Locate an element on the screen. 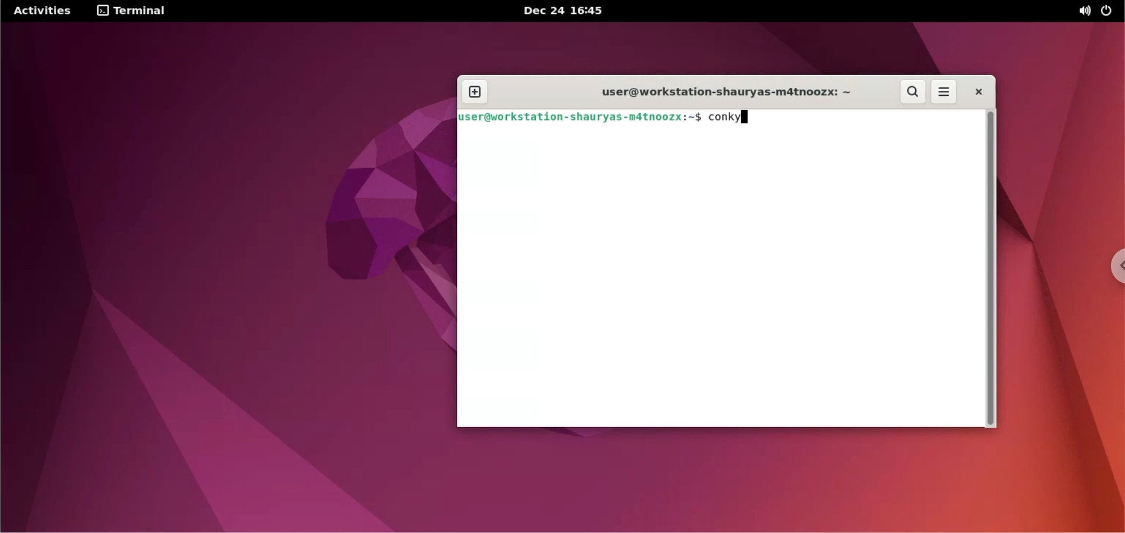 The image size is (1125, 533). user@workstation-shauyas-m4tnoozx: ~ is located at coordinates (718, 91).